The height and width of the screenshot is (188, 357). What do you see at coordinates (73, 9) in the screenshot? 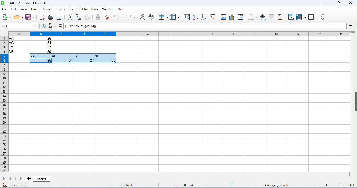
I see `sheet` at bounding box center [73, 9].